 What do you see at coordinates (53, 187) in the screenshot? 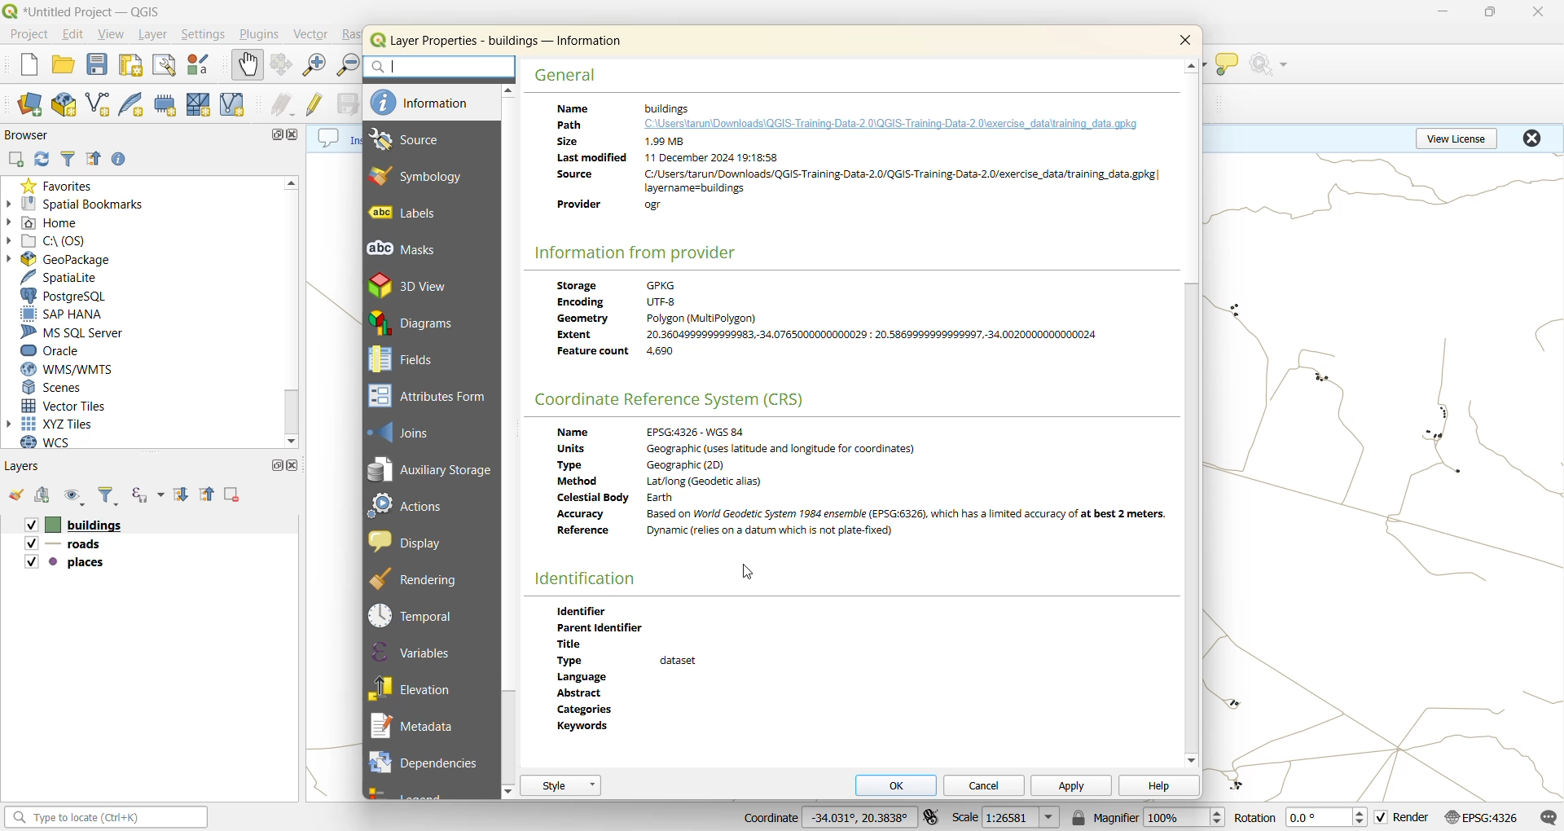
I see `favorites` at bounding box center [53, 187].